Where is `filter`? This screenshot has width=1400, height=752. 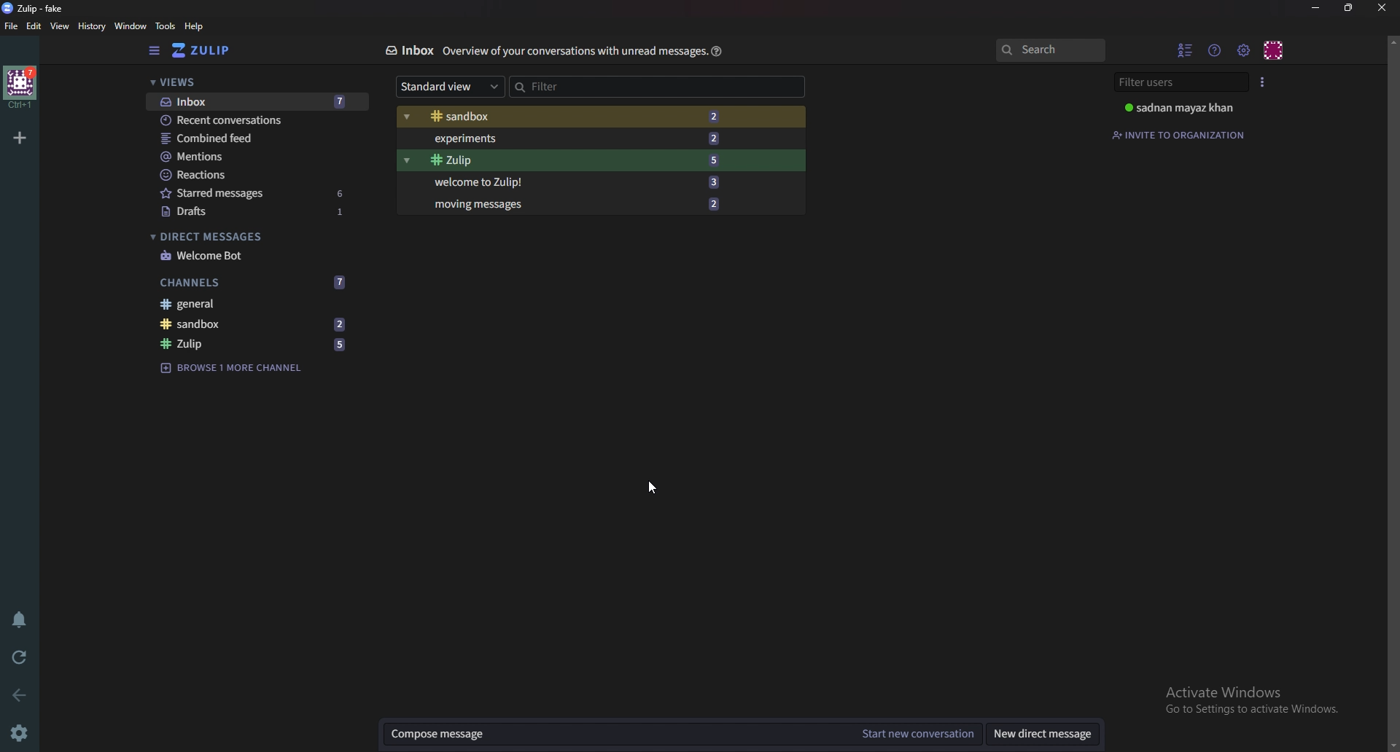 filter is located at coordinates (584, 87).